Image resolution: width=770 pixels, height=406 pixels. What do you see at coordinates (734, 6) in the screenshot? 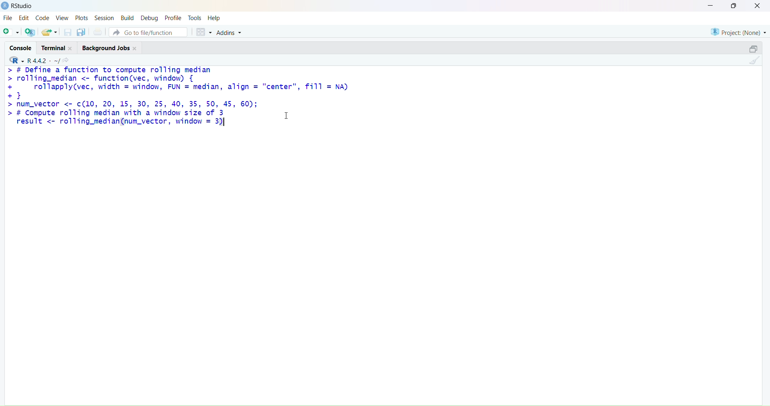
I see `maximise` at bounding box center [734, 6].